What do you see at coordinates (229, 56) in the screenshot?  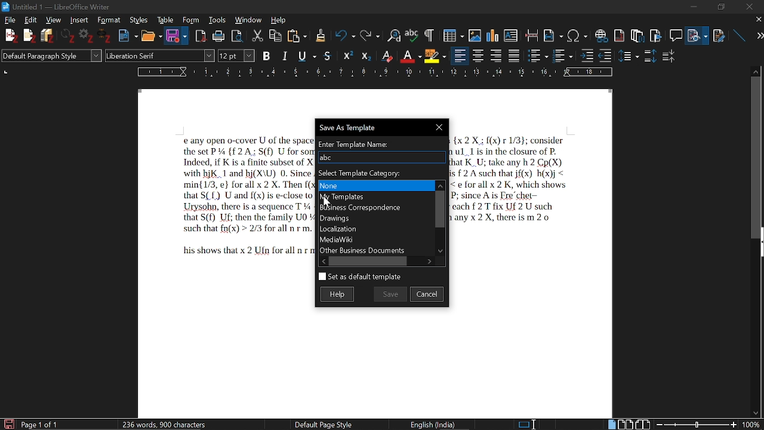 I see `Font Size` at bounding box center [229, 56].